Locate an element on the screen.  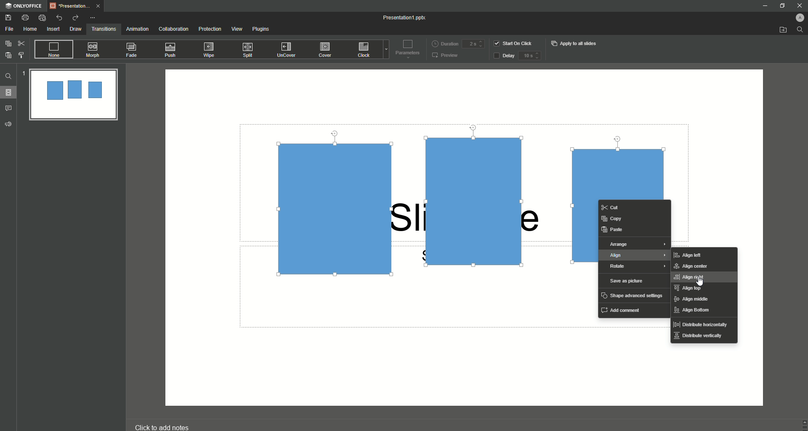
Undo is located at coordinates (60, 17).